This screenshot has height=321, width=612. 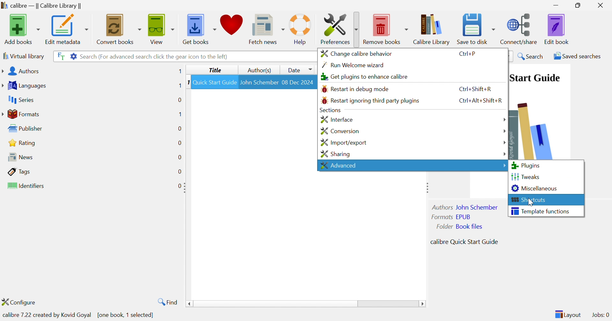 I want to click on John Schember, so click(x=259, y=82).